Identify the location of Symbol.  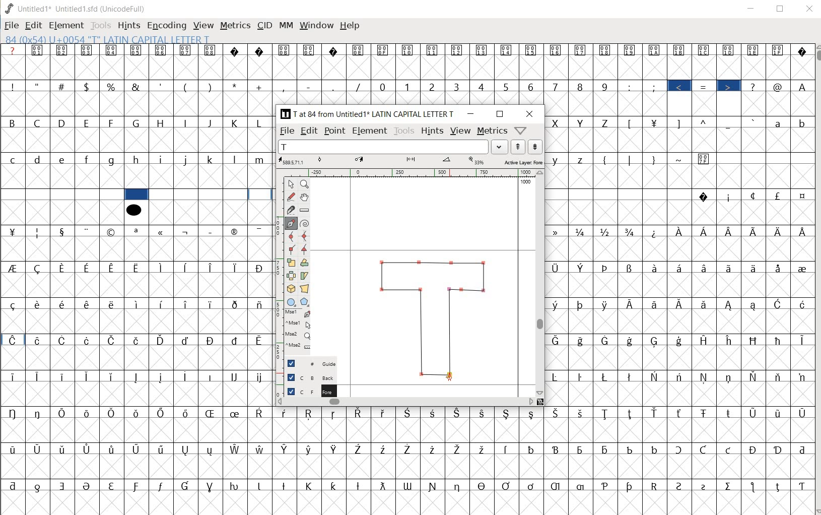
(187, 231).